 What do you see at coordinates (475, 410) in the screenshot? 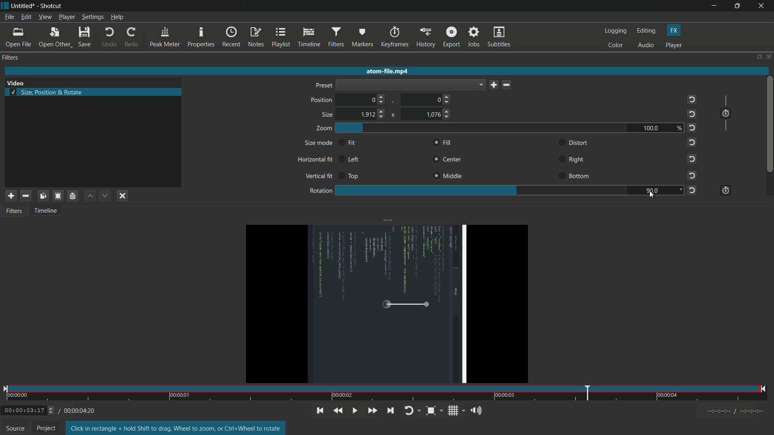
I see `show volume control` at bounding box center [475, 410].